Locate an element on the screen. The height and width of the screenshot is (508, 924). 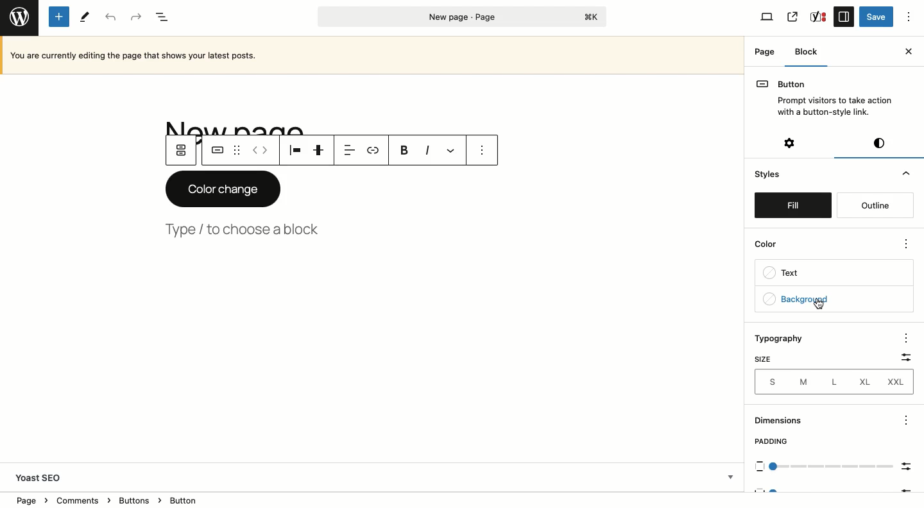
Link is located at coordinates (373, 150).